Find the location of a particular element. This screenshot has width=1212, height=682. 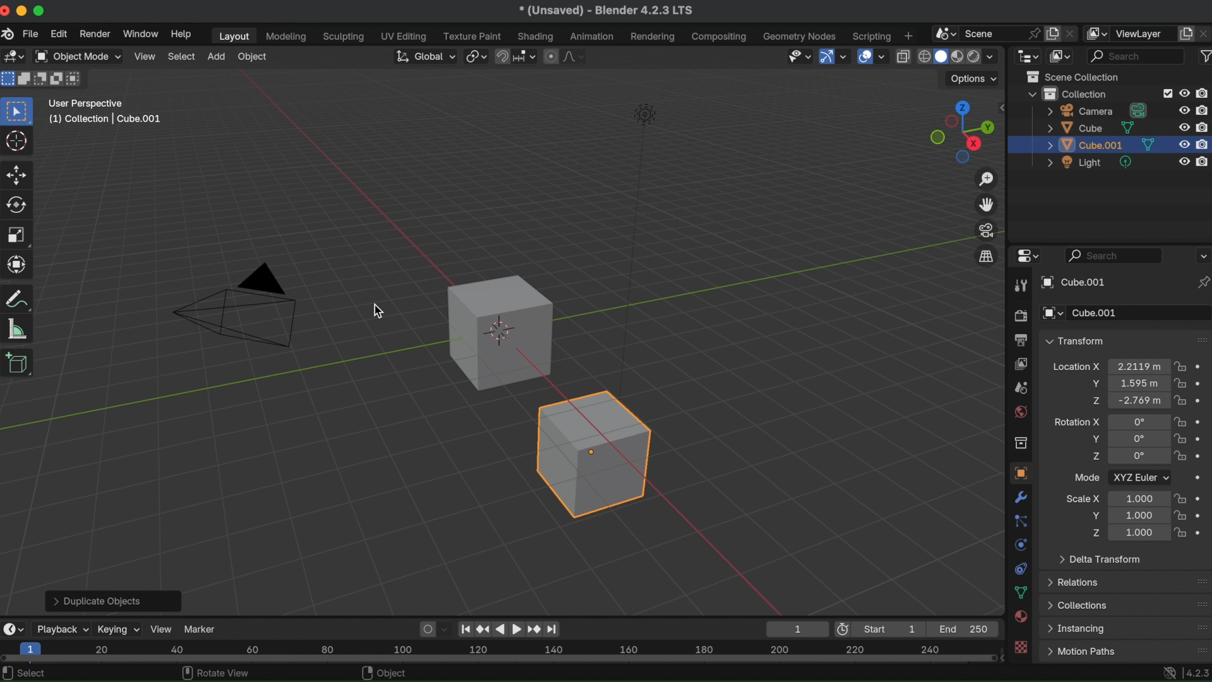

lock location is located at coordinates (1180, 400).